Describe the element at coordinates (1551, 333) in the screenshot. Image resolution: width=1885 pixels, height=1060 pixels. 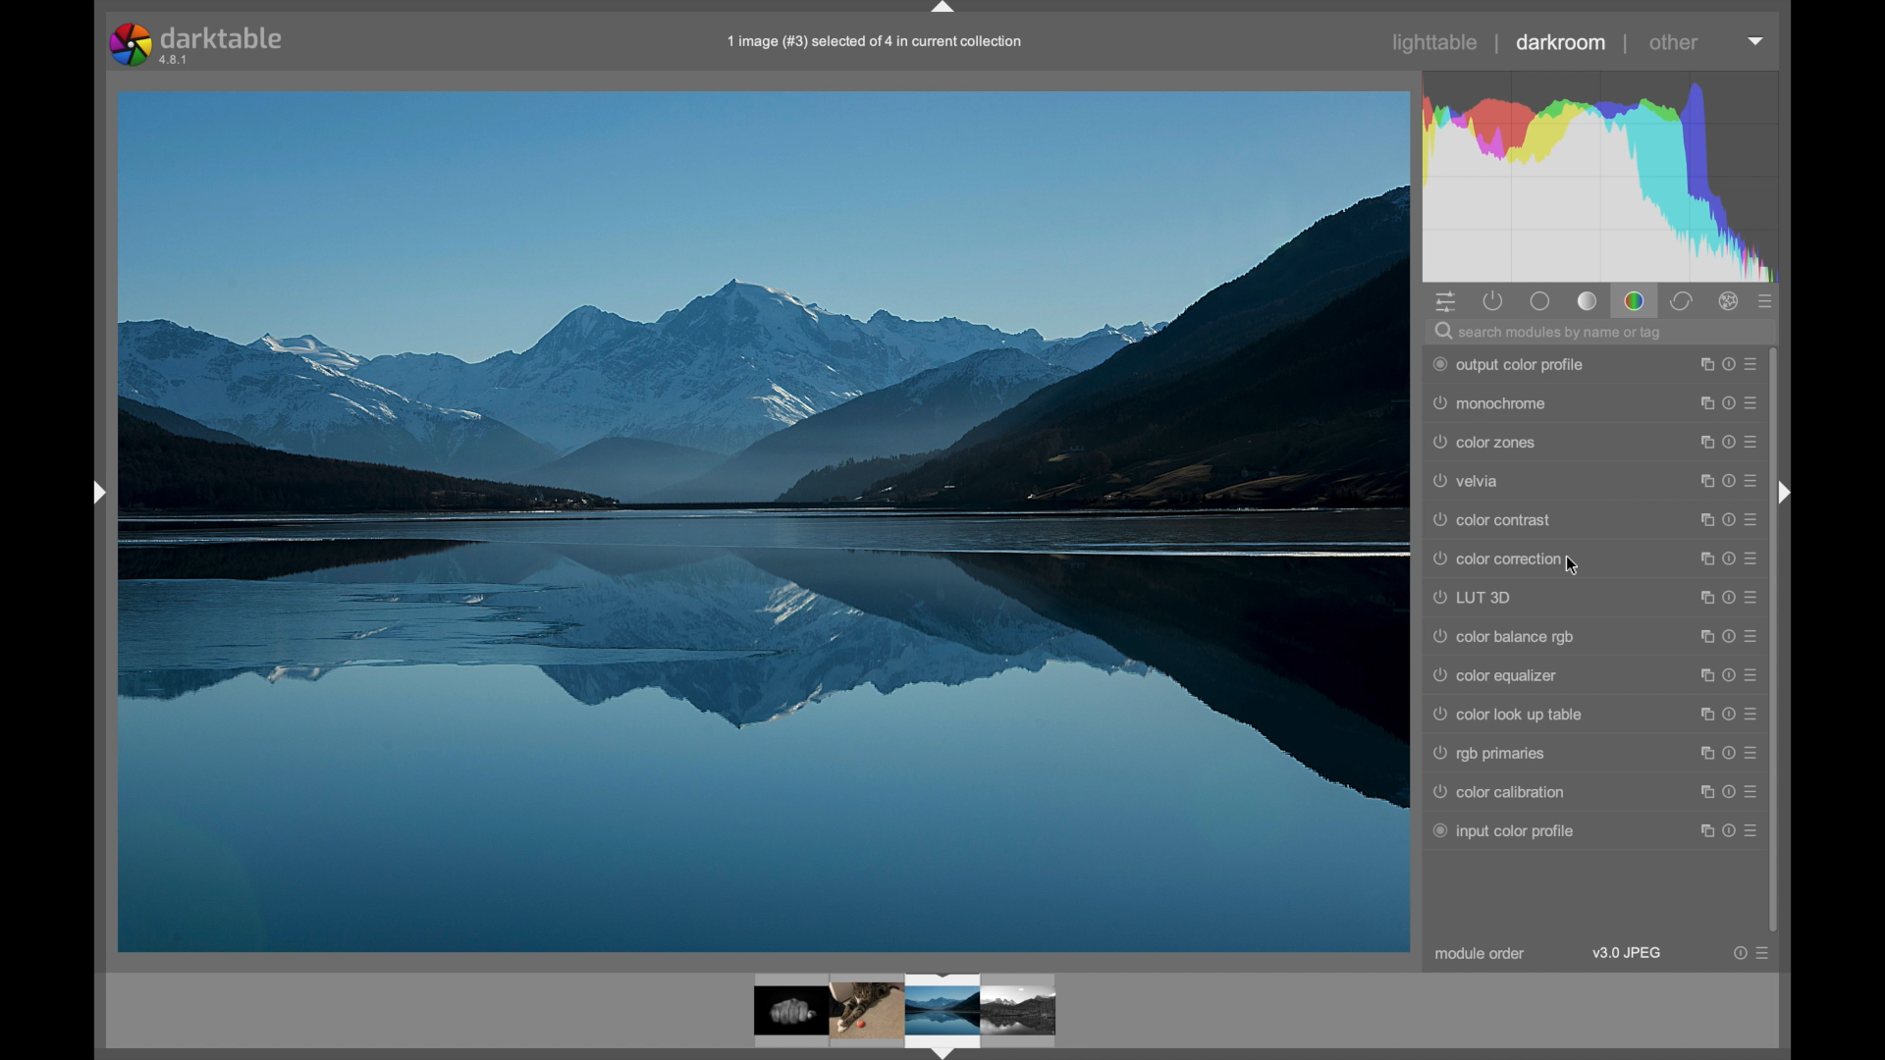
I see `search` at that location.